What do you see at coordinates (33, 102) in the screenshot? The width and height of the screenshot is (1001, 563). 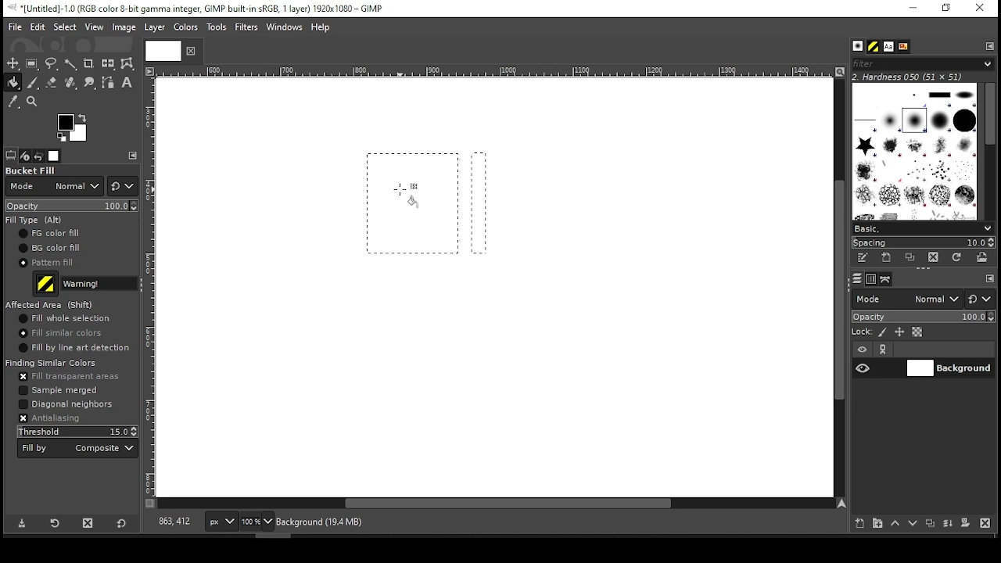 I see `zoom tool` at bounding box center [33, 102].